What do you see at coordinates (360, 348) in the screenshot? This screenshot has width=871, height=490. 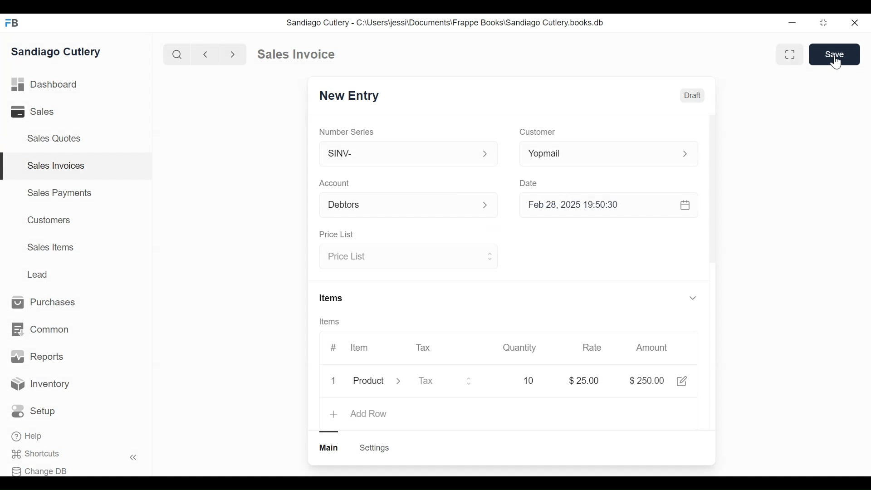 I see `Item` at bounding box center [360, 348].